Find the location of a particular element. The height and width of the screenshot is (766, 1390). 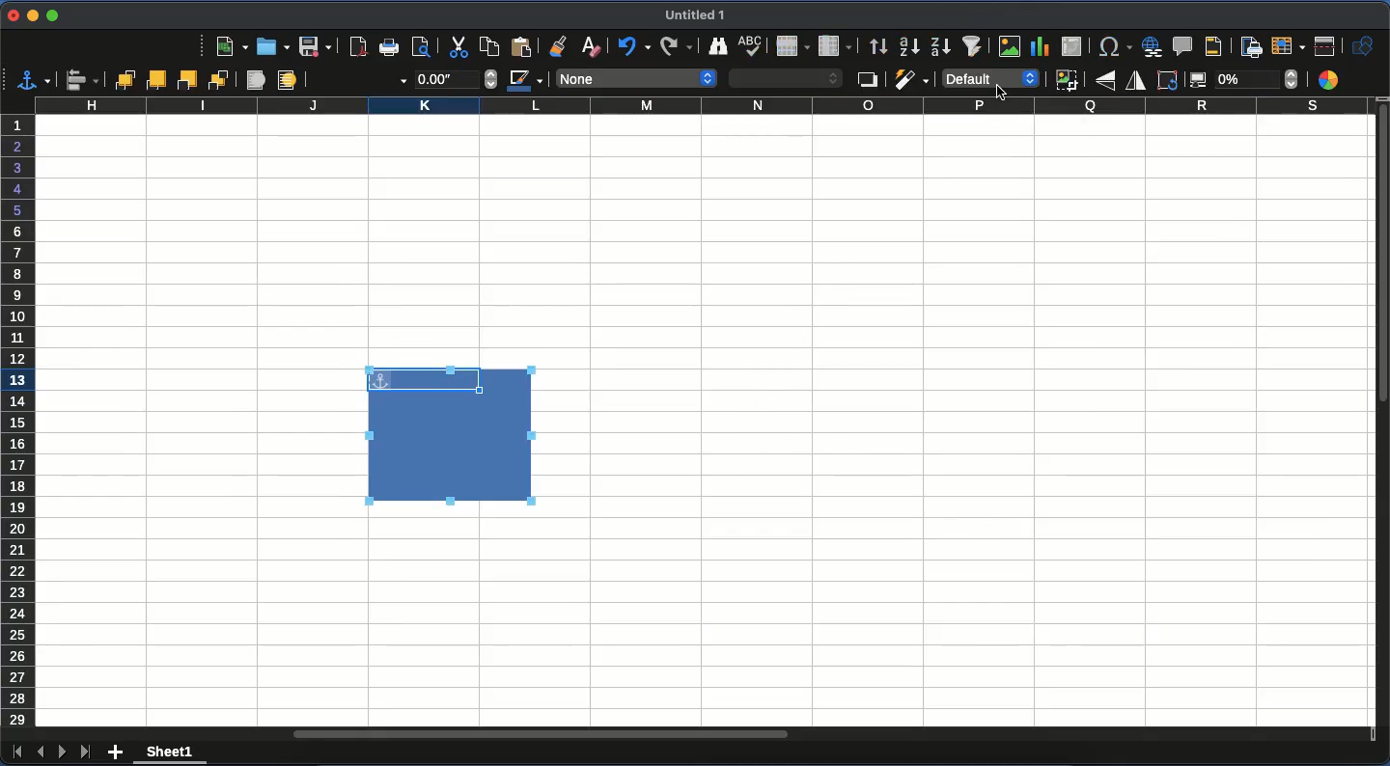

default is located at coordinates (987, 79).